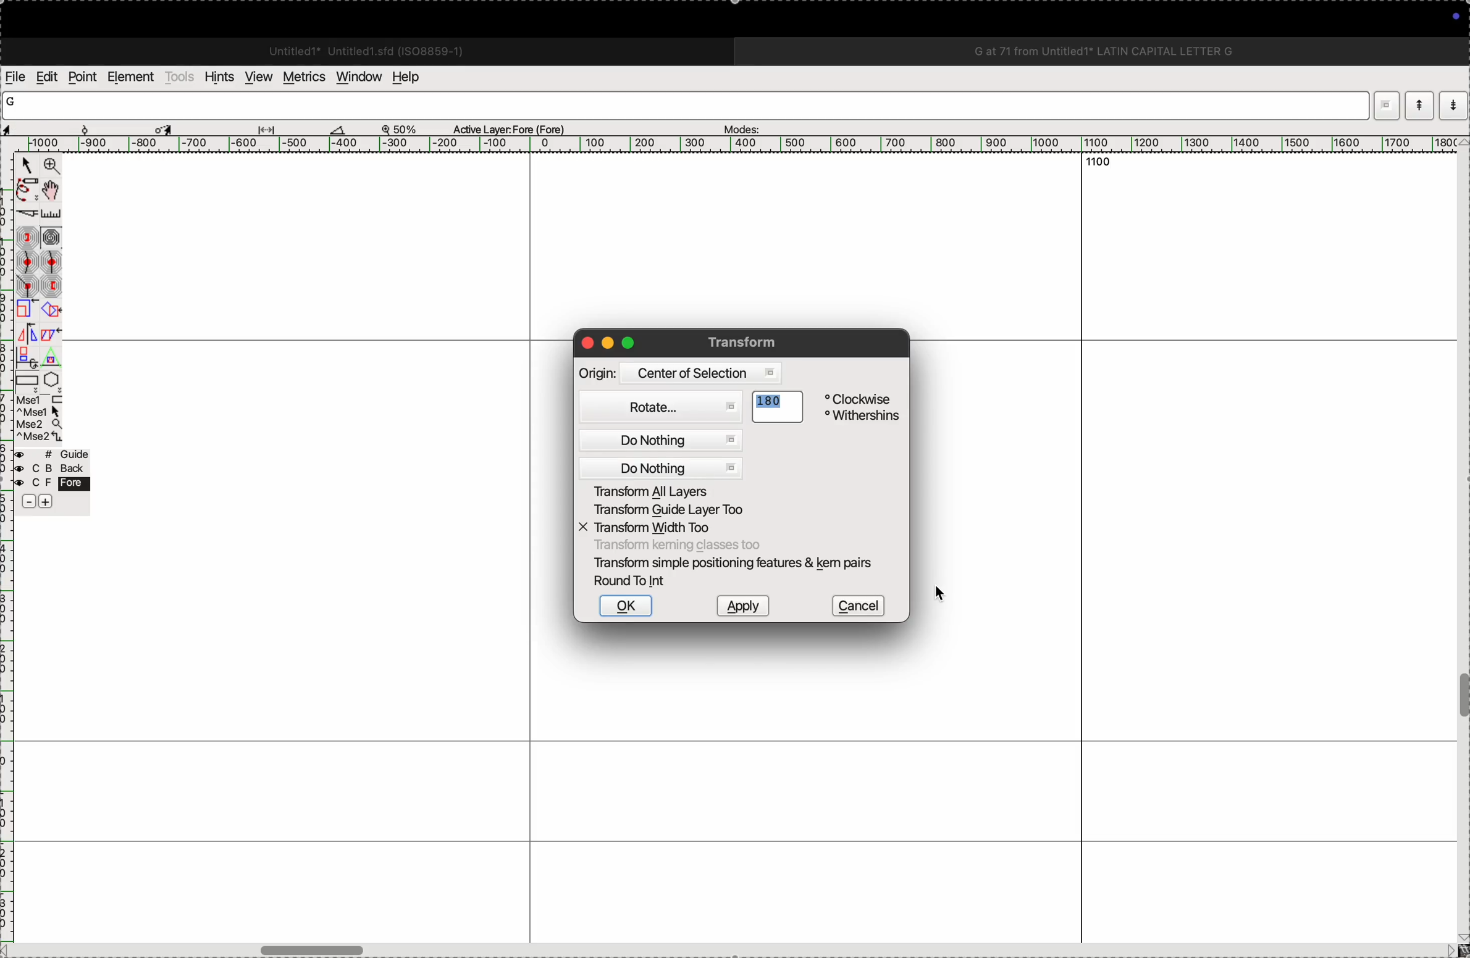  I want to click on left mouse button, so click(40, 399).